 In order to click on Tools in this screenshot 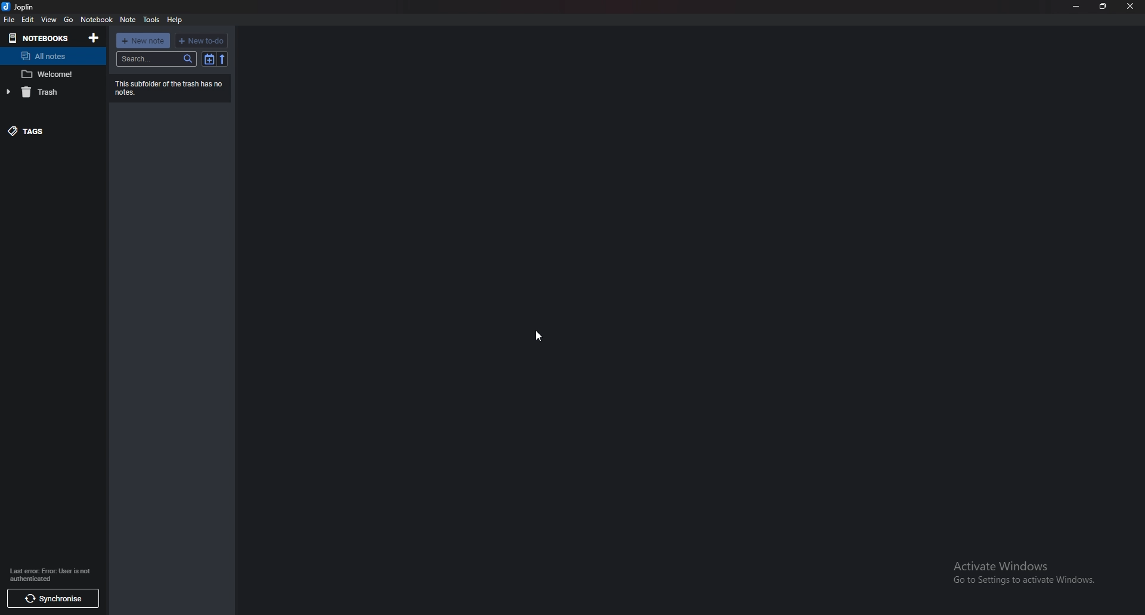, I will do `click(153, 19)`.